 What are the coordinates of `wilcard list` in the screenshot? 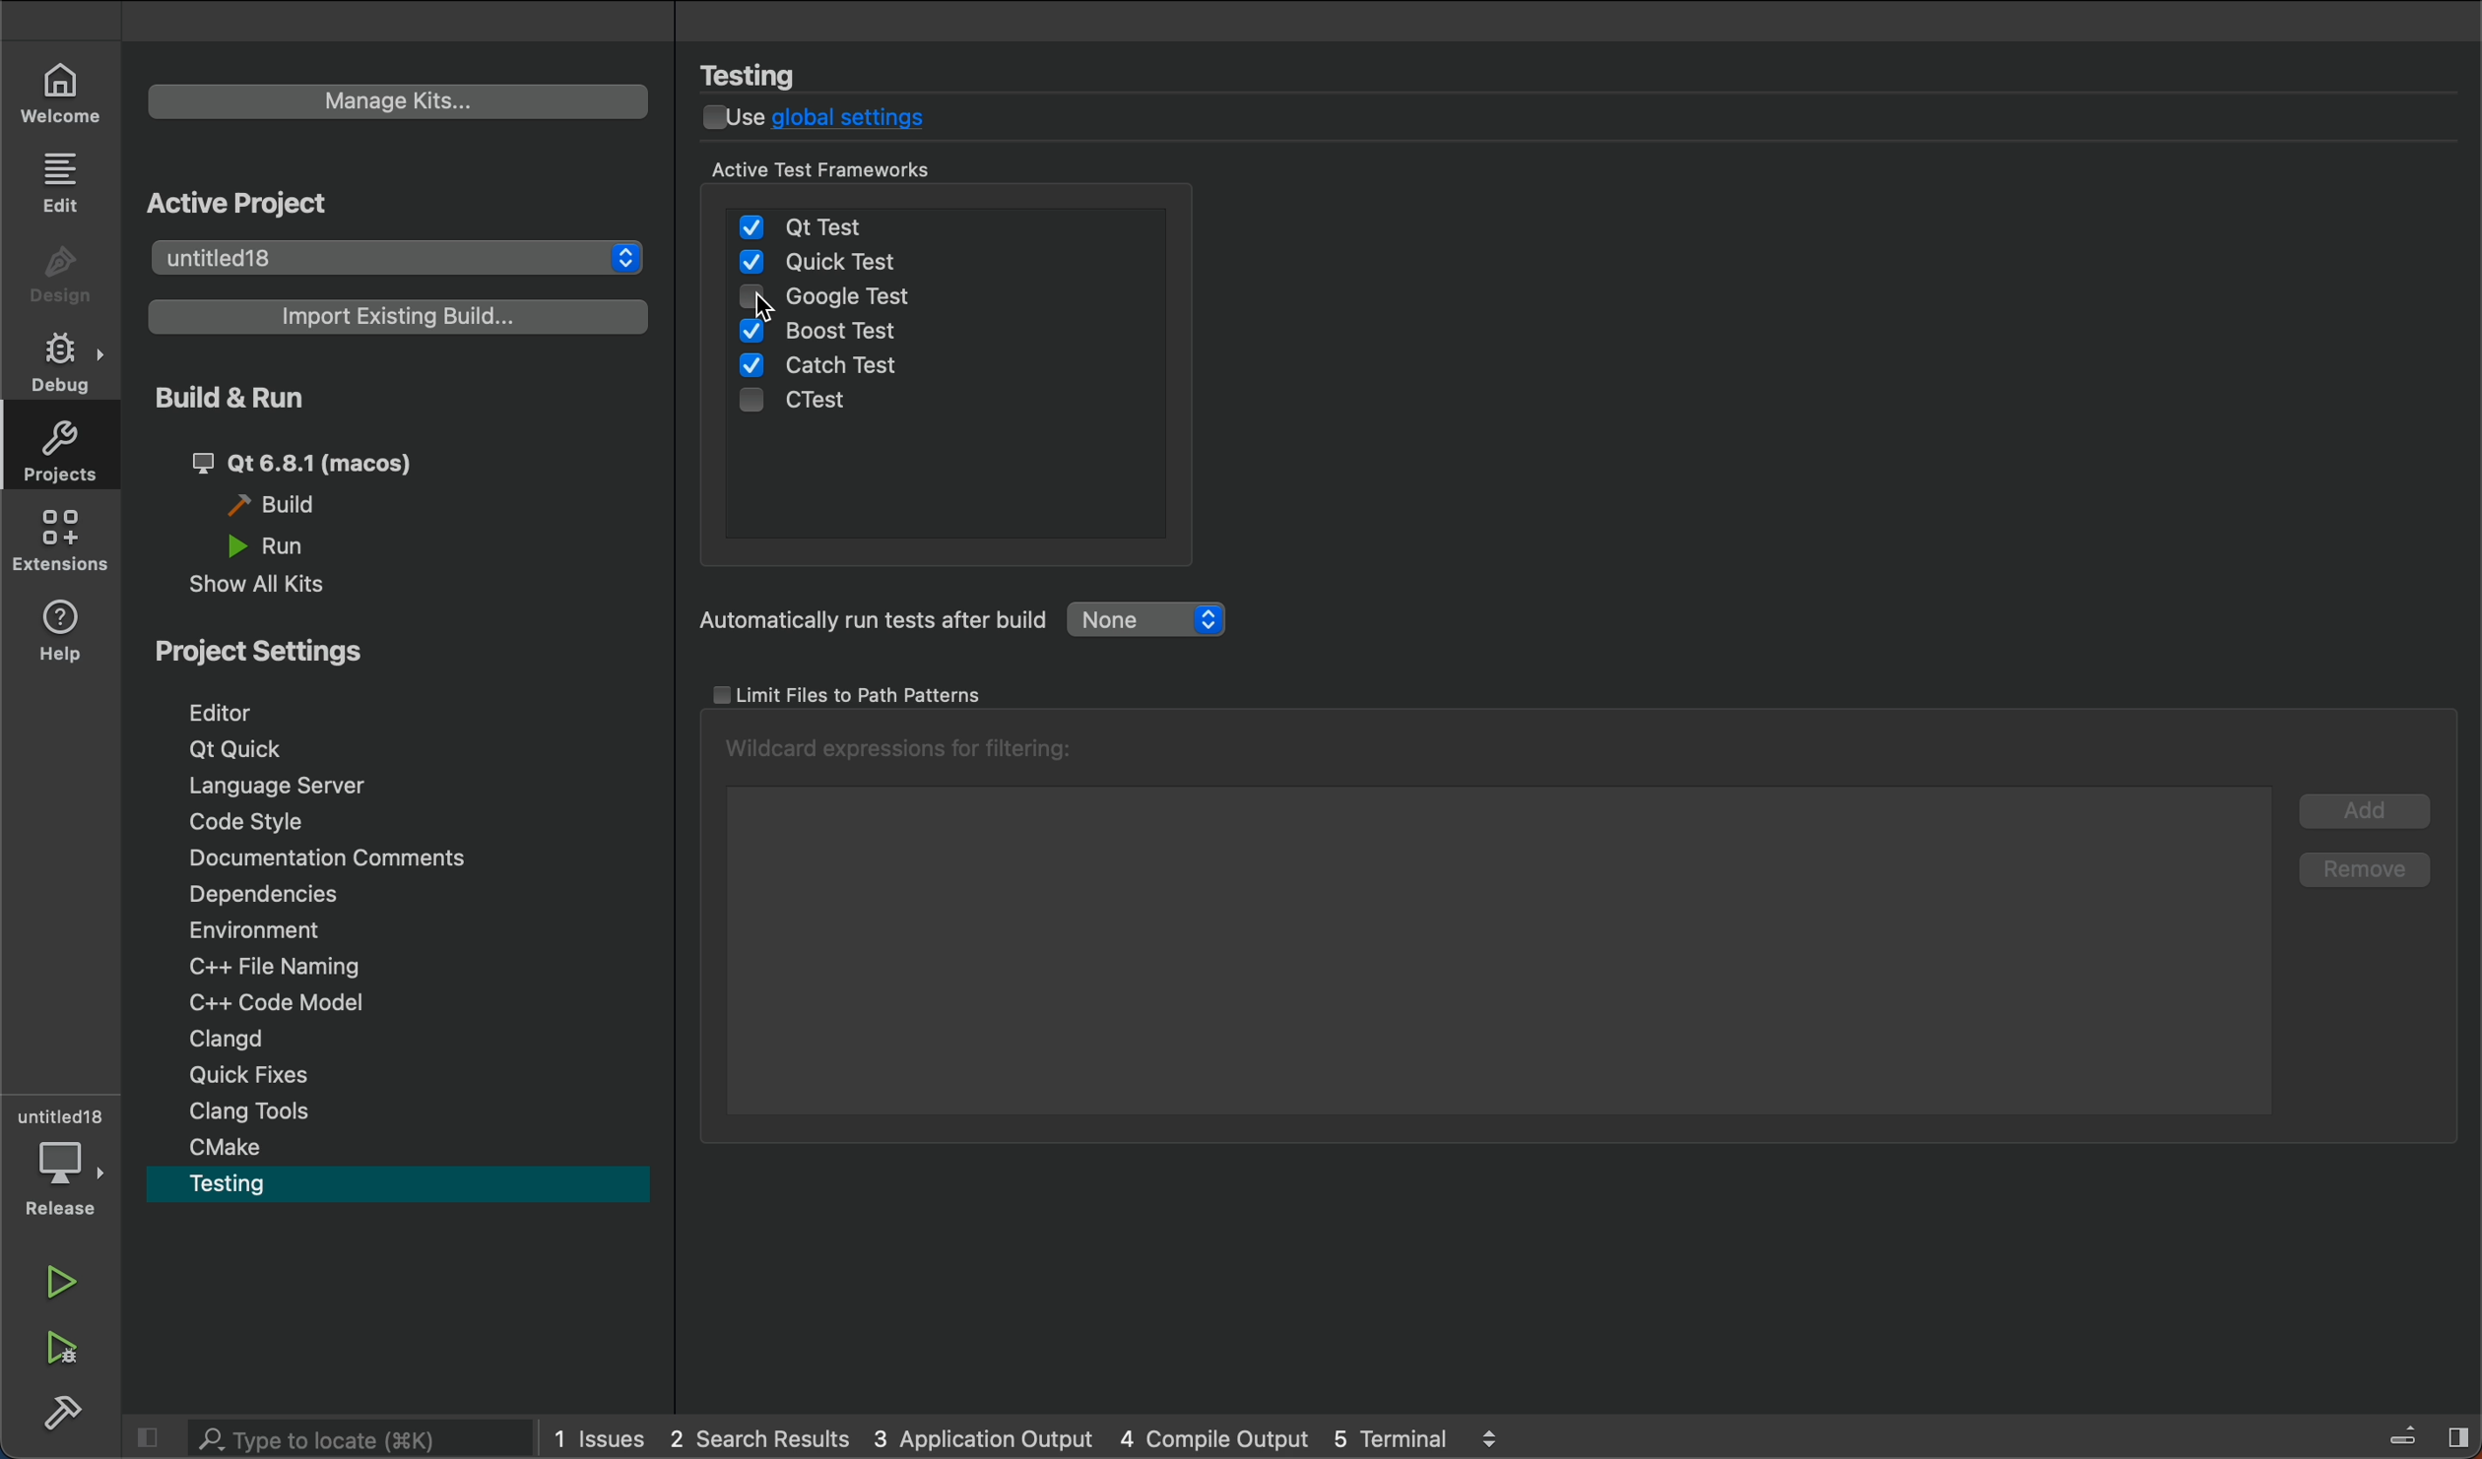 It's located at (1497, 948).